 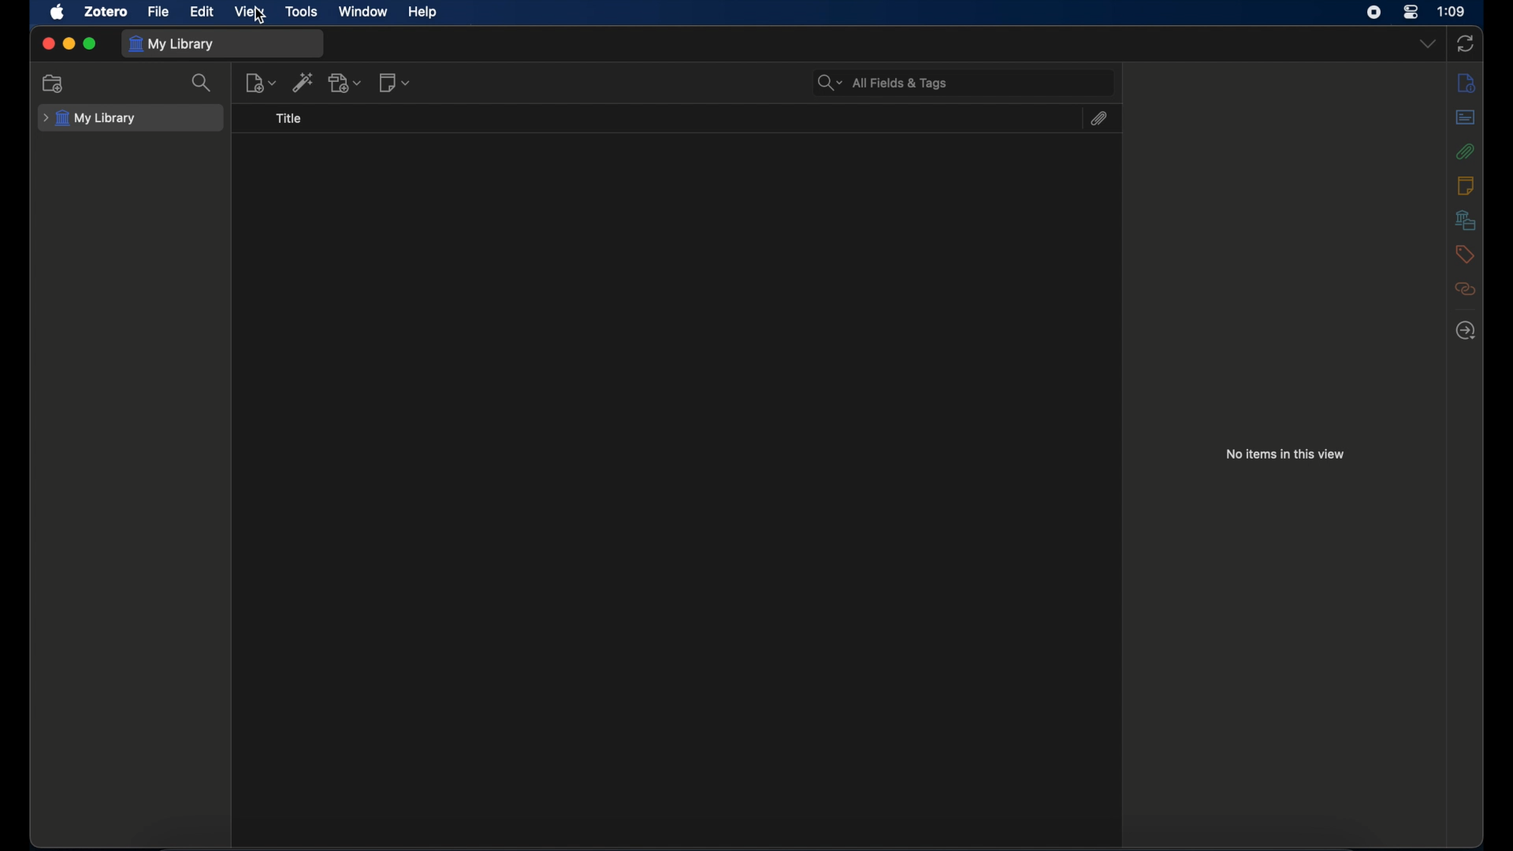 I want to click on attachments, so click(x=1098, y=118).